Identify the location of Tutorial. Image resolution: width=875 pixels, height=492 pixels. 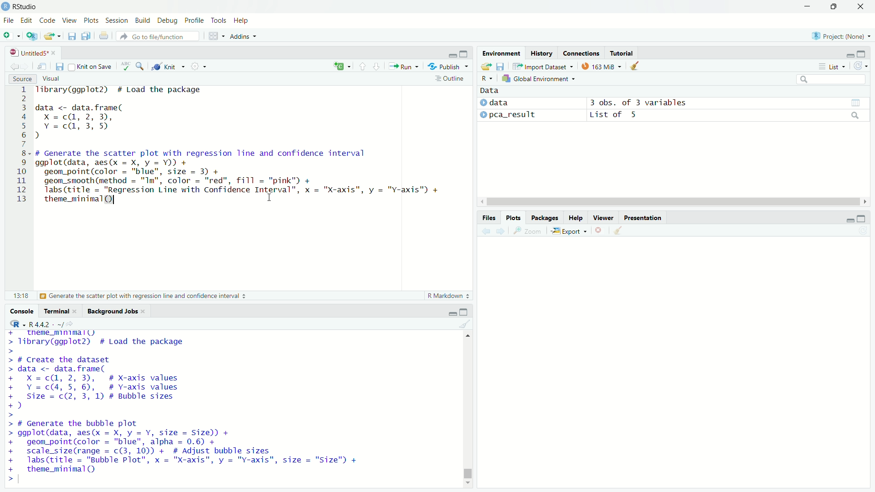
(622, 53).